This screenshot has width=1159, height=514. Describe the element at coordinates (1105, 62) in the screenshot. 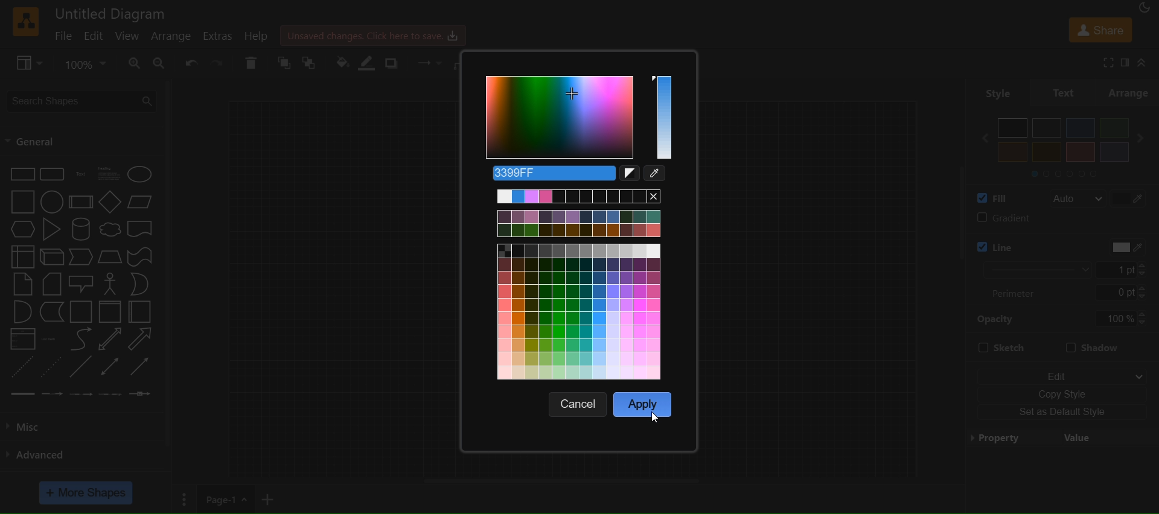

I see `fullscreen` at that location.